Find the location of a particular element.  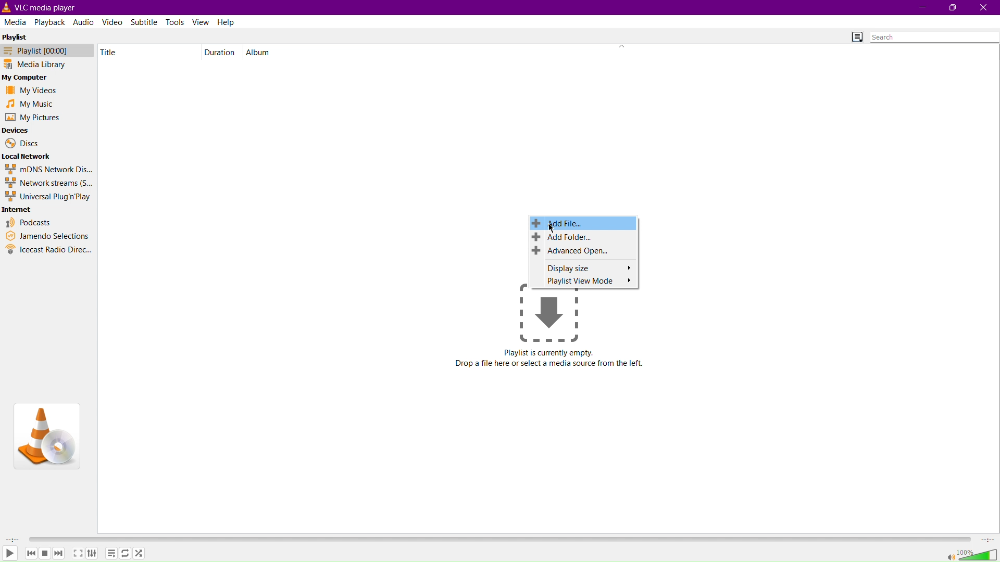

Subtitle is located at coordinates (145, 21).